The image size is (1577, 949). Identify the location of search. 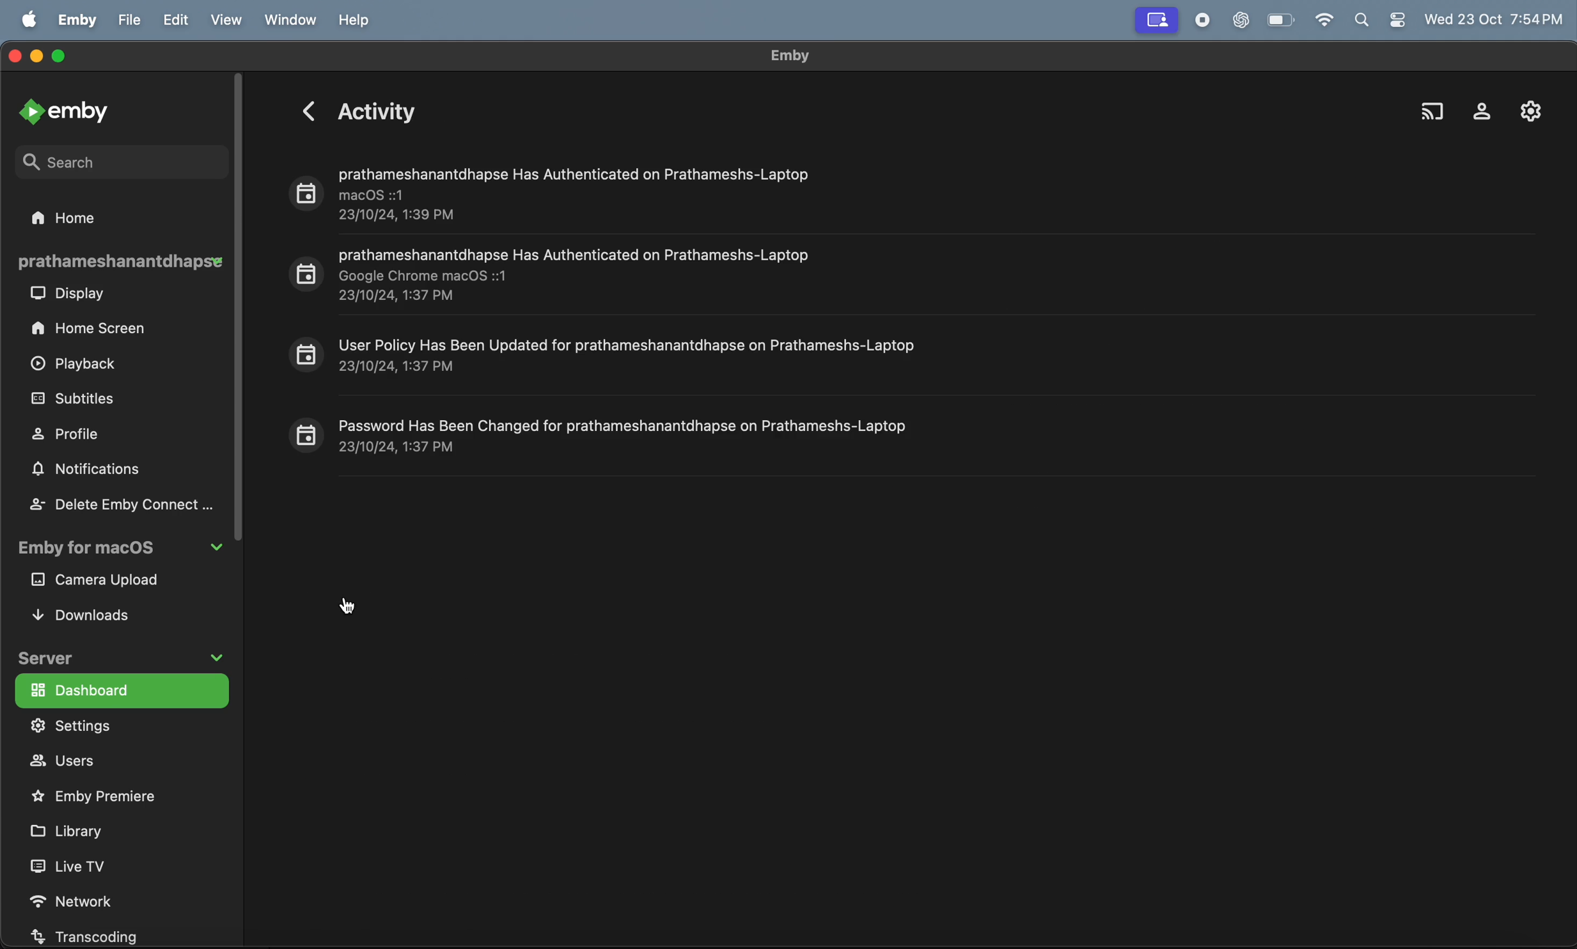
(1431, 106).